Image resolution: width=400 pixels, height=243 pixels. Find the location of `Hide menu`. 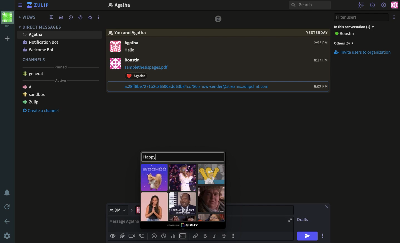

Hide menu is located at coordinates (20, 5).